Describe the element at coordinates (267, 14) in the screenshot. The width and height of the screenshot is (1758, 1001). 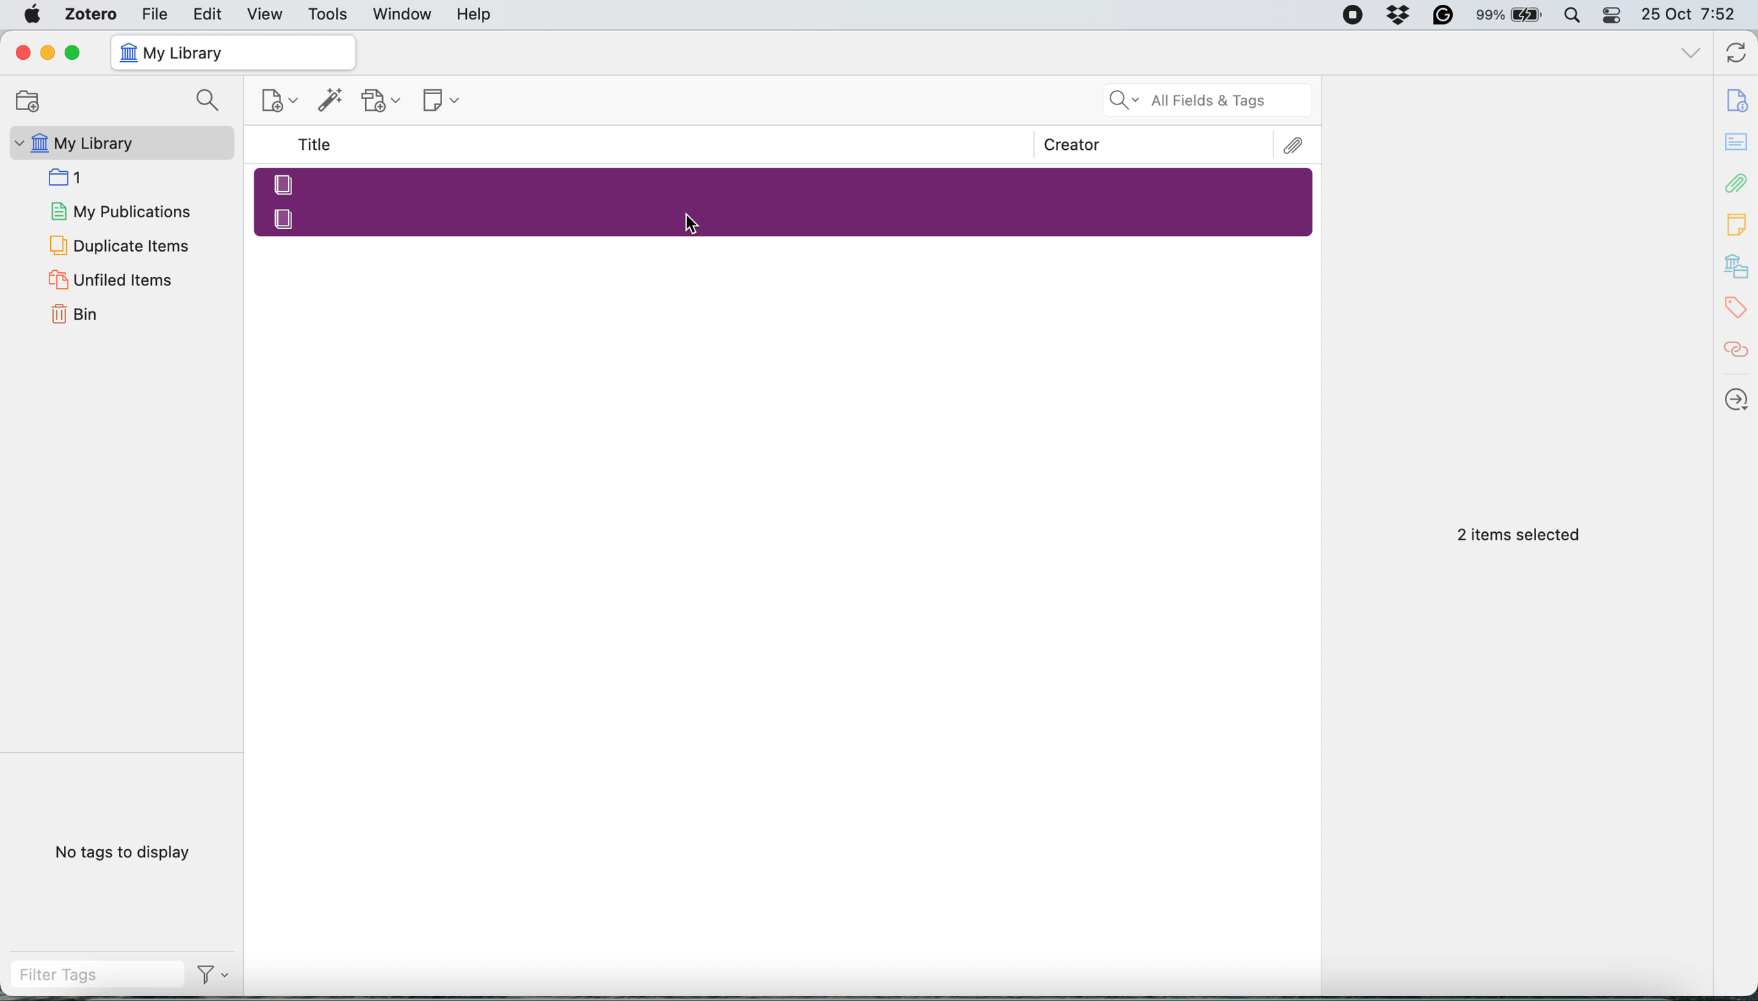
I see `View` at that location.